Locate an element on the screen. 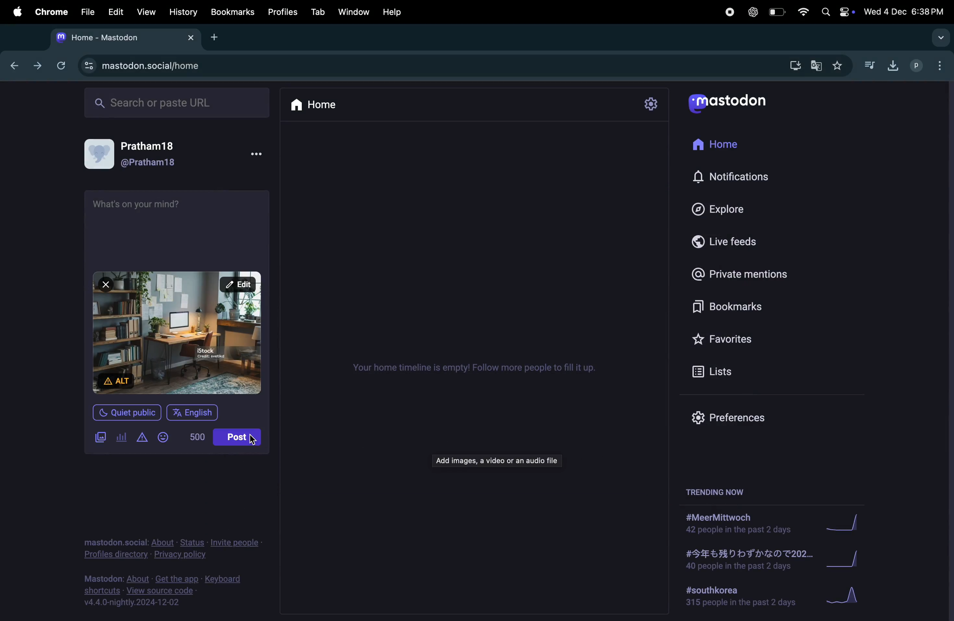 This screenshot has width=954, height=621. live feeds is located at coordinates (726, 243).